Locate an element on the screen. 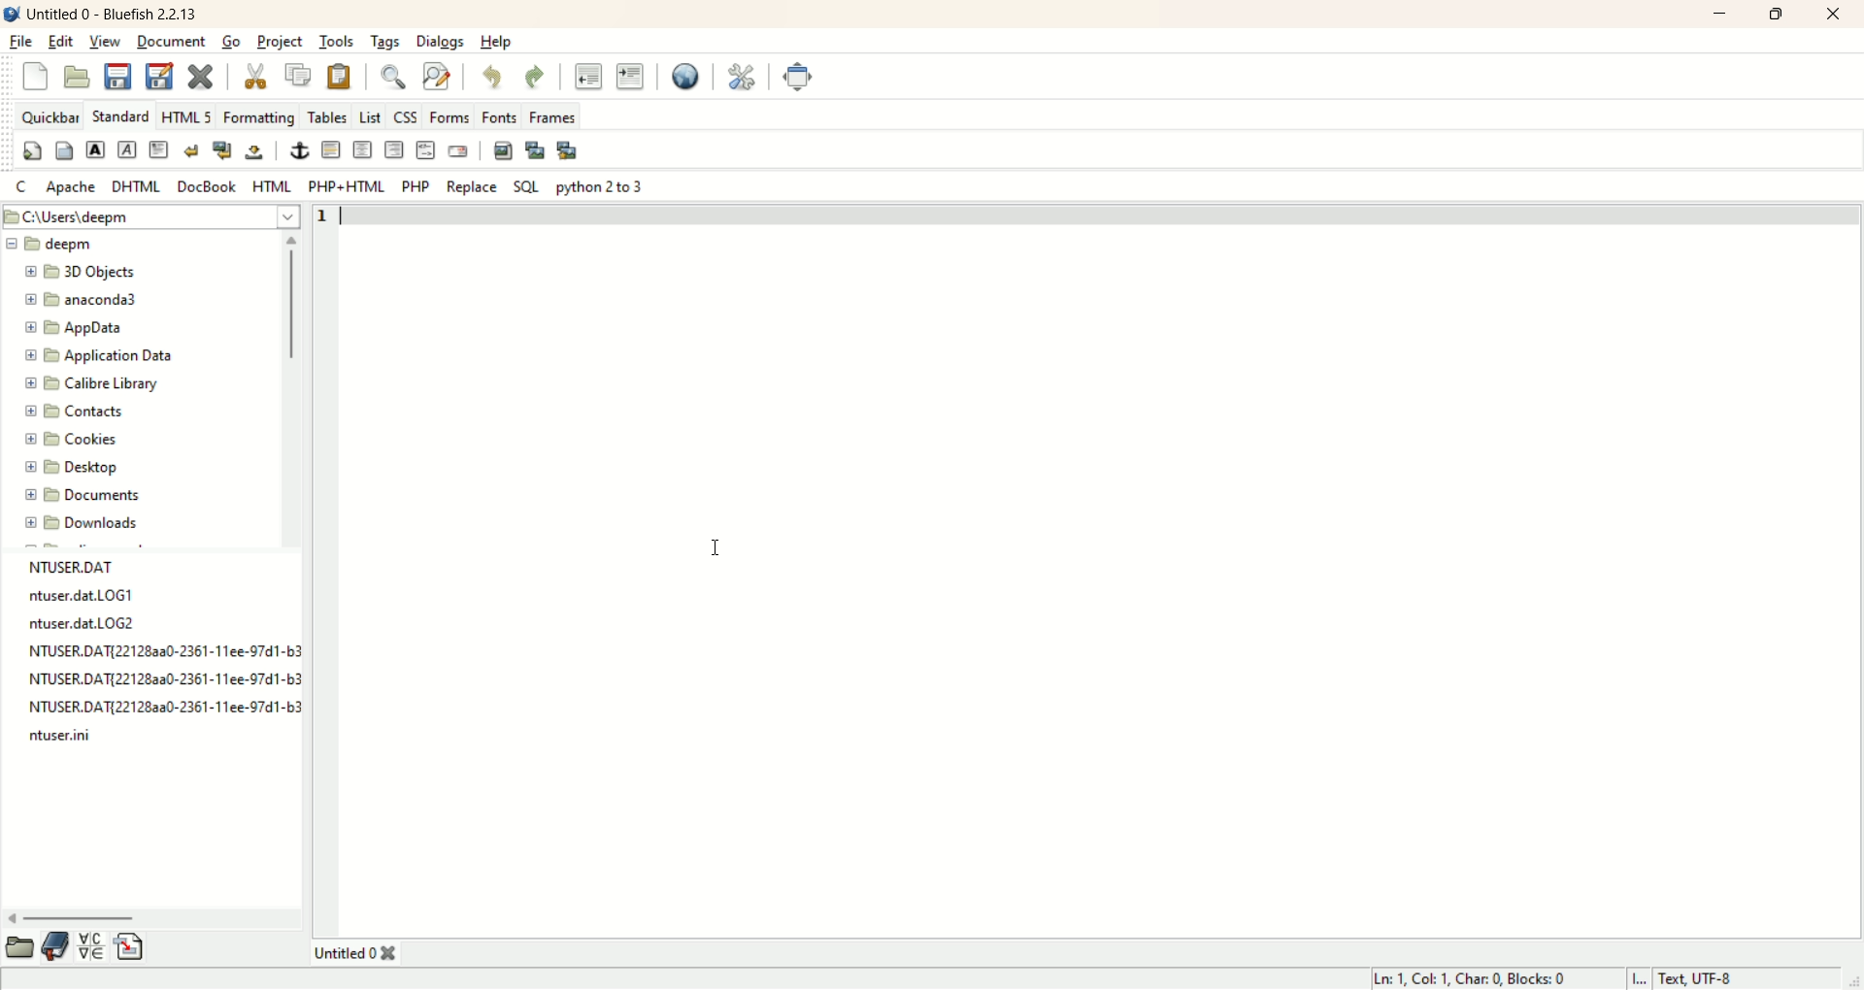  edit is located at coordinates (61, 44).